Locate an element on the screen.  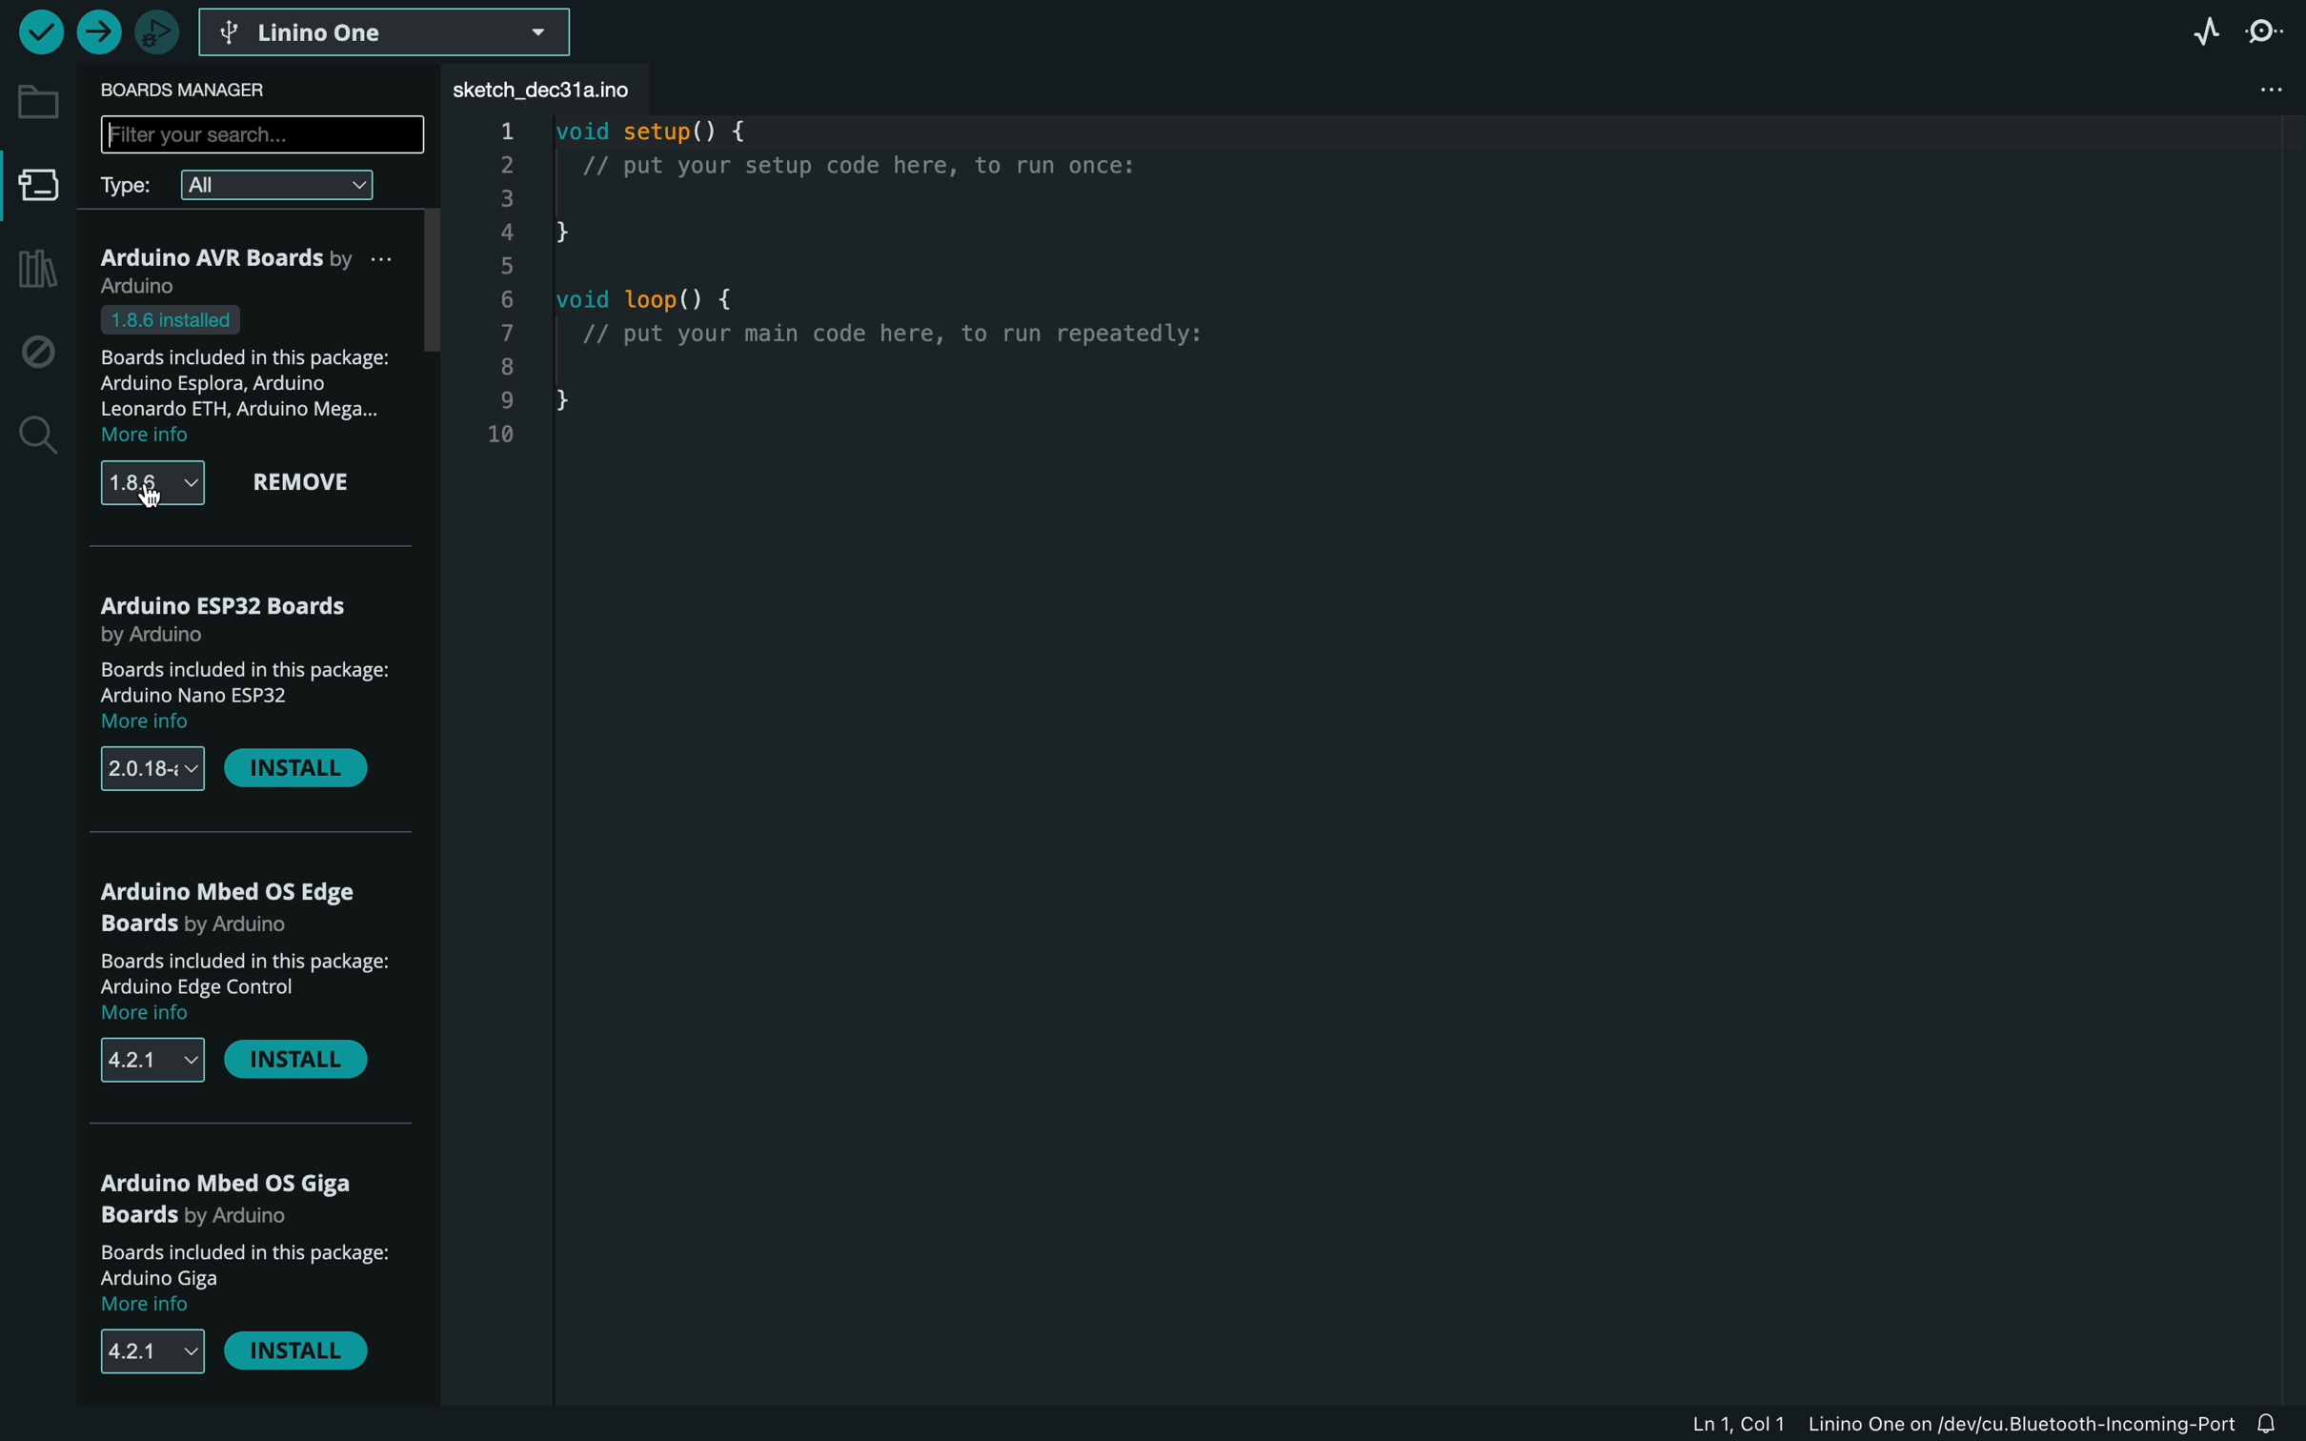
arduino Mbed is located at coordinates (243, 911).